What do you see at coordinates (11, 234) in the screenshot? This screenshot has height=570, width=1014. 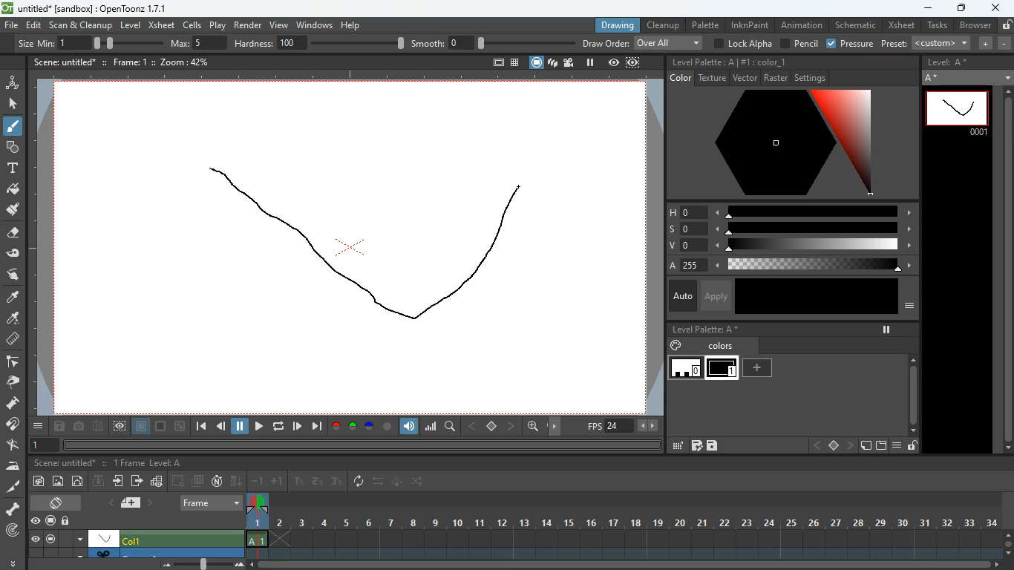 I see `erase` at bounding box center [11, 234].